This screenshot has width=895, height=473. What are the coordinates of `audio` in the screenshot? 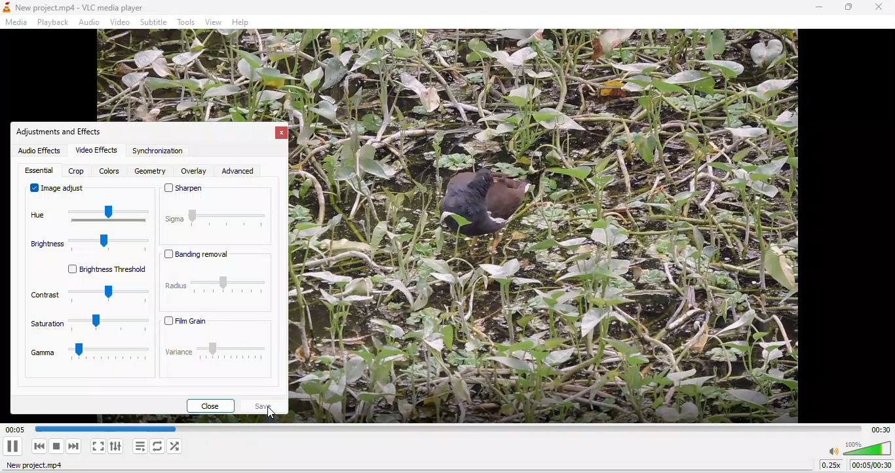 It's located at (91, 22).